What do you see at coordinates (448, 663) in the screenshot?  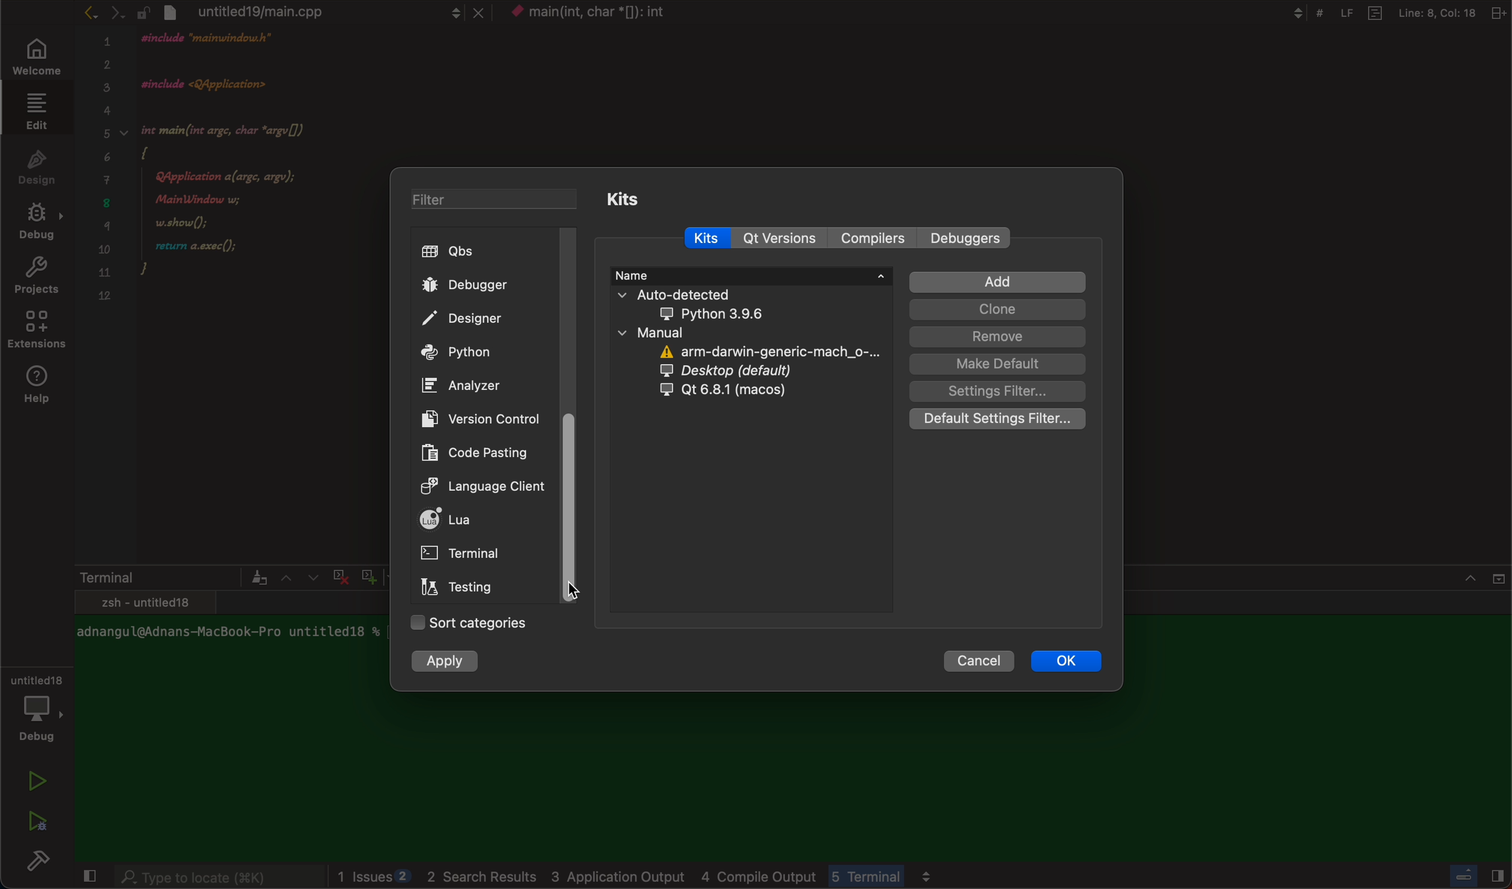 I see `apply` at bounding box center [448, 663].